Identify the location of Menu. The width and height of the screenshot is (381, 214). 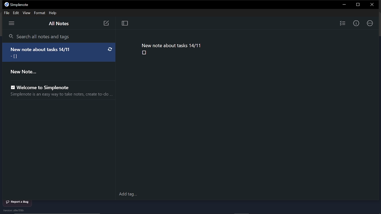
(13, 24).